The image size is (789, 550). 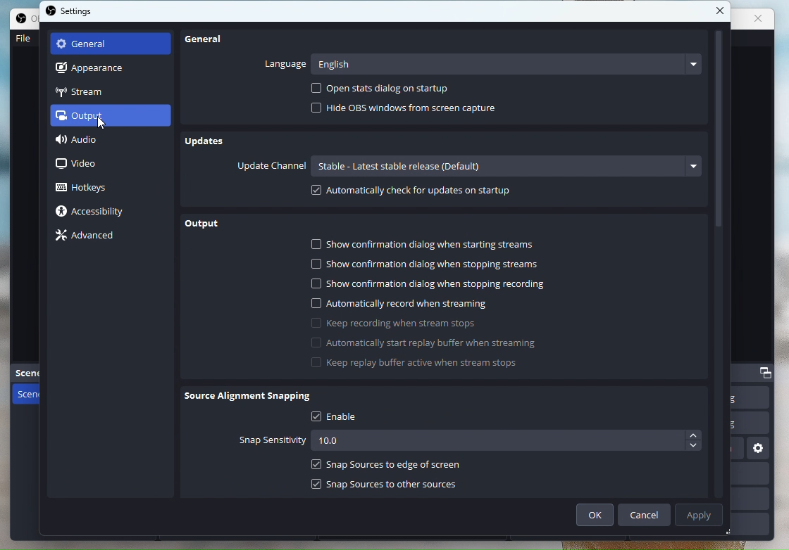 What do you see at coordinates (95, 123) in the screenshot?
I see `cursor` at bounding box center [95, 123].